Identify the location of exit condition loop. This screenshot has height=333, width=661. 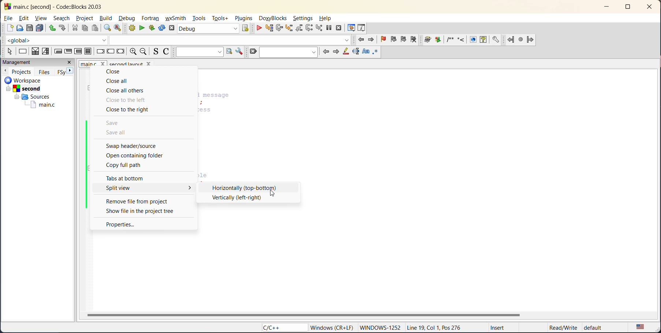
(68, 52).